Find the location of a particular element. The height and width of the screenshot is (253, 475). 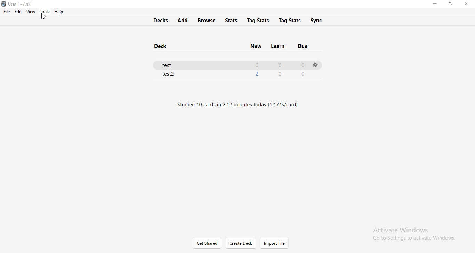

tools is located at coordinates (45, 11).